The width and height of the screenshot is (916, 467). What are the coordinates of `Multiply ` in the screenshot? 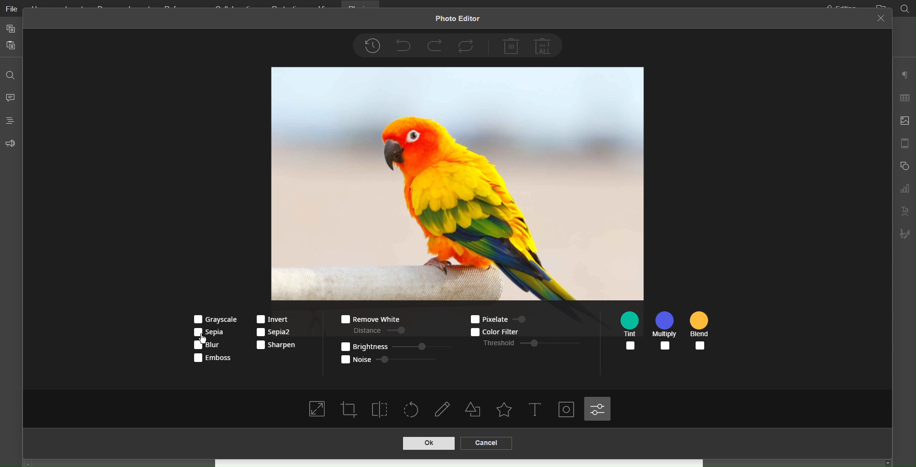 It's located at (666, 331).